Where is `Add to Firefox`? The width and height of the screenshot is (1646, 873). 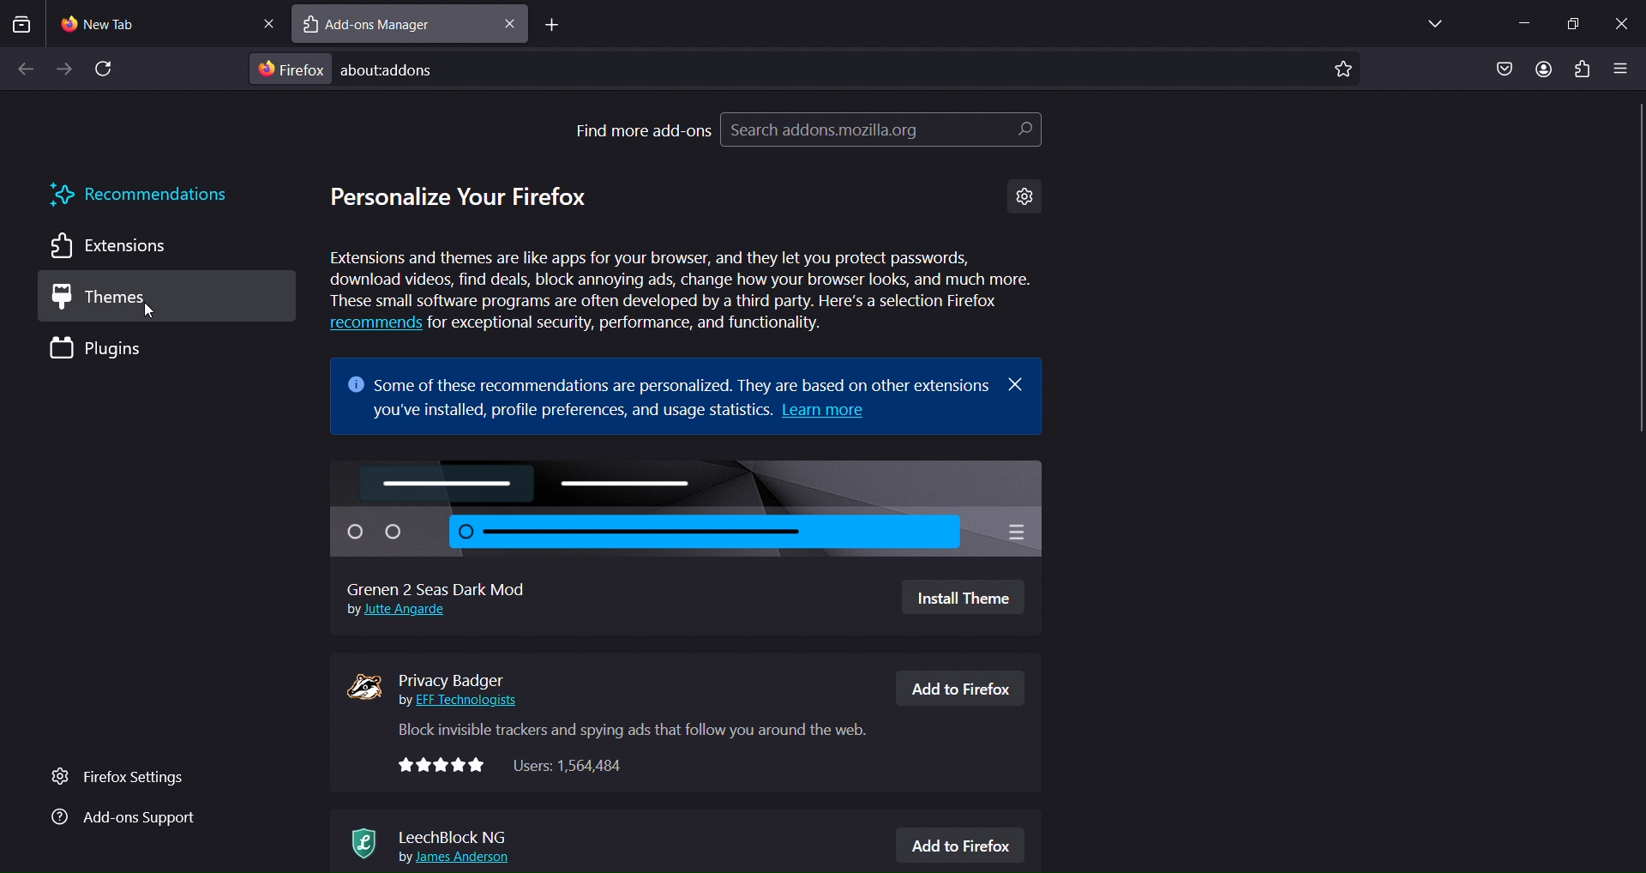
Add to Firefox is located at coordinates (960, 689).